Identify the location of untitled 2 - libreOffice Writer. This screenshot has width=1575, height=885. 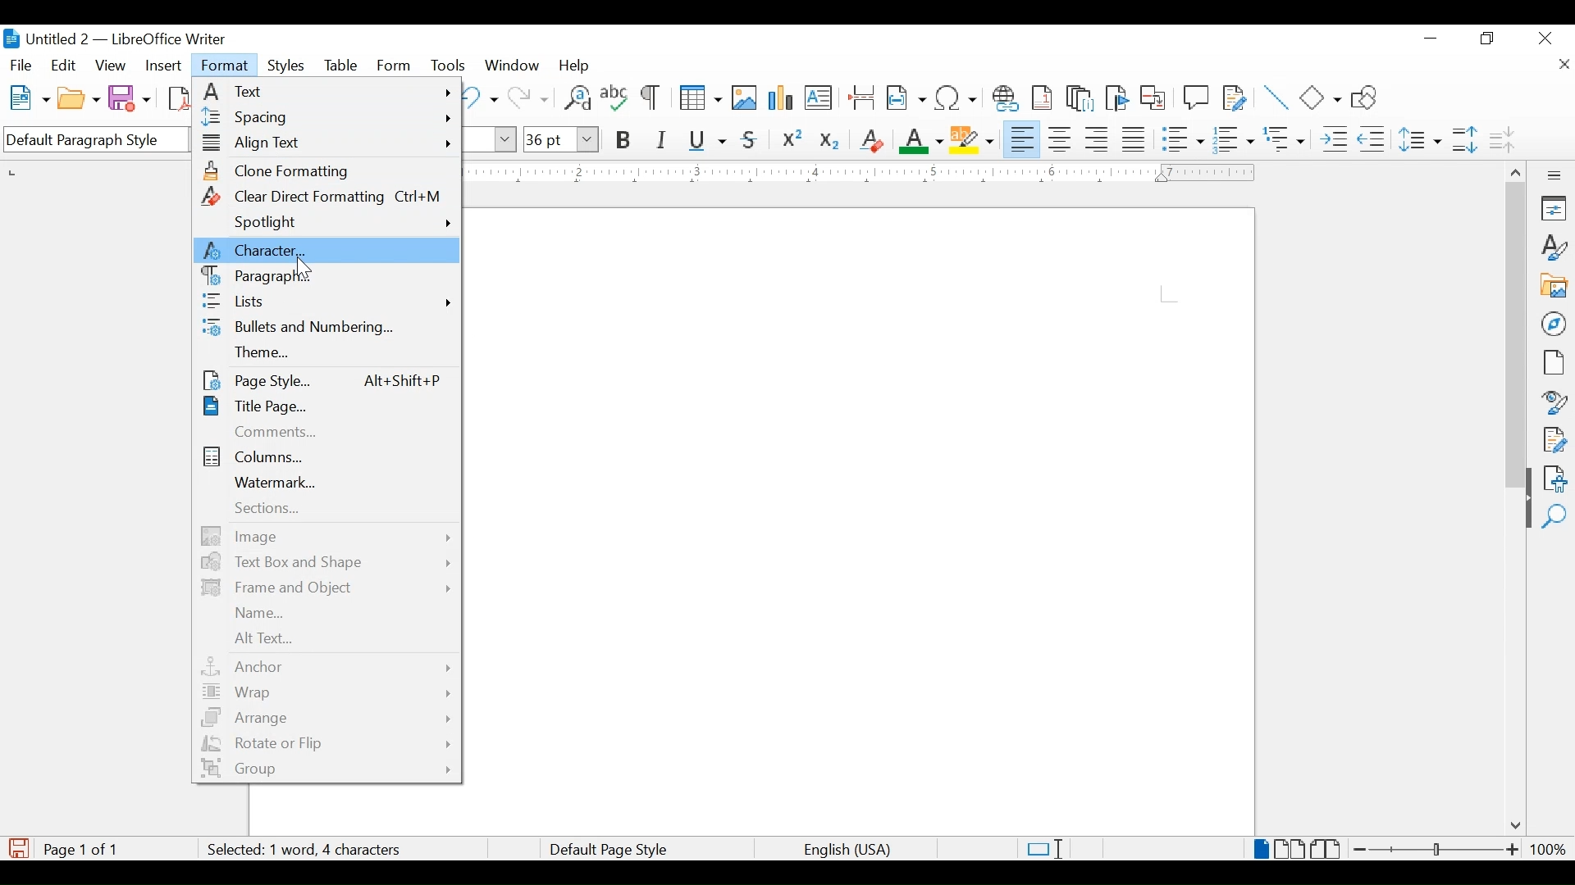
(114, 42).